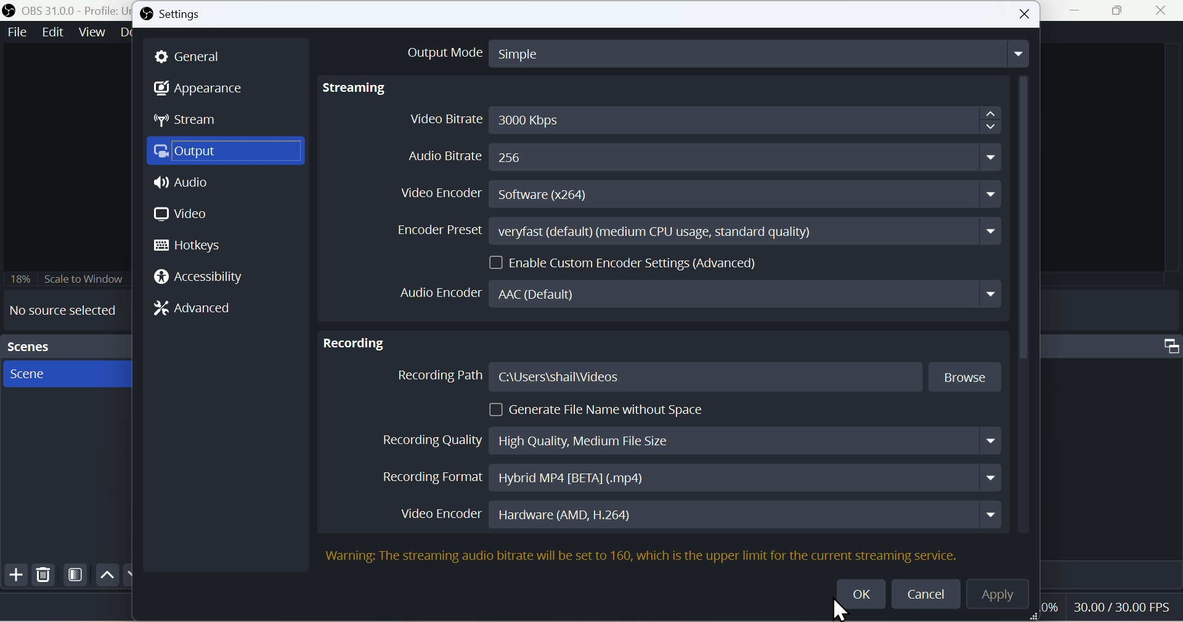  I want to click on up, so click(105, 575).